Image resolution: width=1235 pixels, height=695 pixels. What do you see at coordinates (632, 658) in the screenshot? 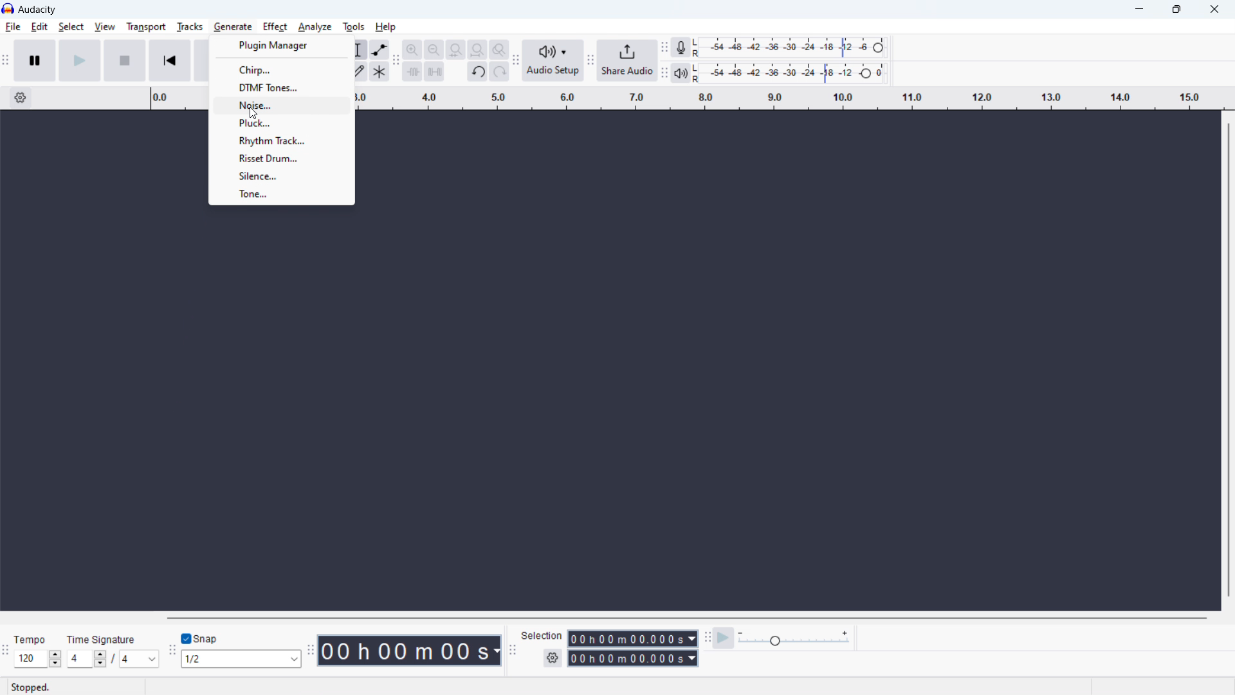
I see `end time` at bounding box center [632, 658].